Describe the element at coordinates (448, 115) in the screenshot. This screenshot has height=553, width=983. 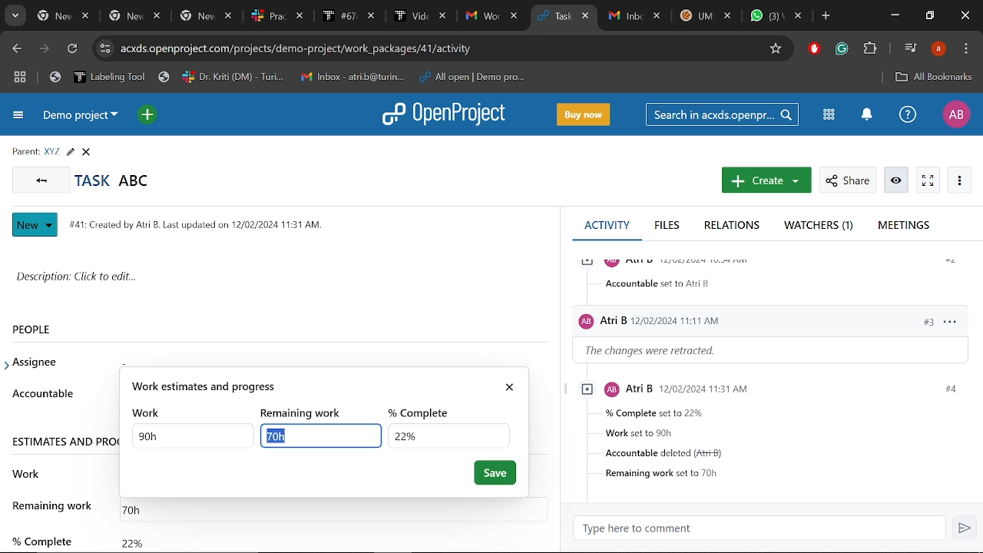
I see `Open project logo` at that location.